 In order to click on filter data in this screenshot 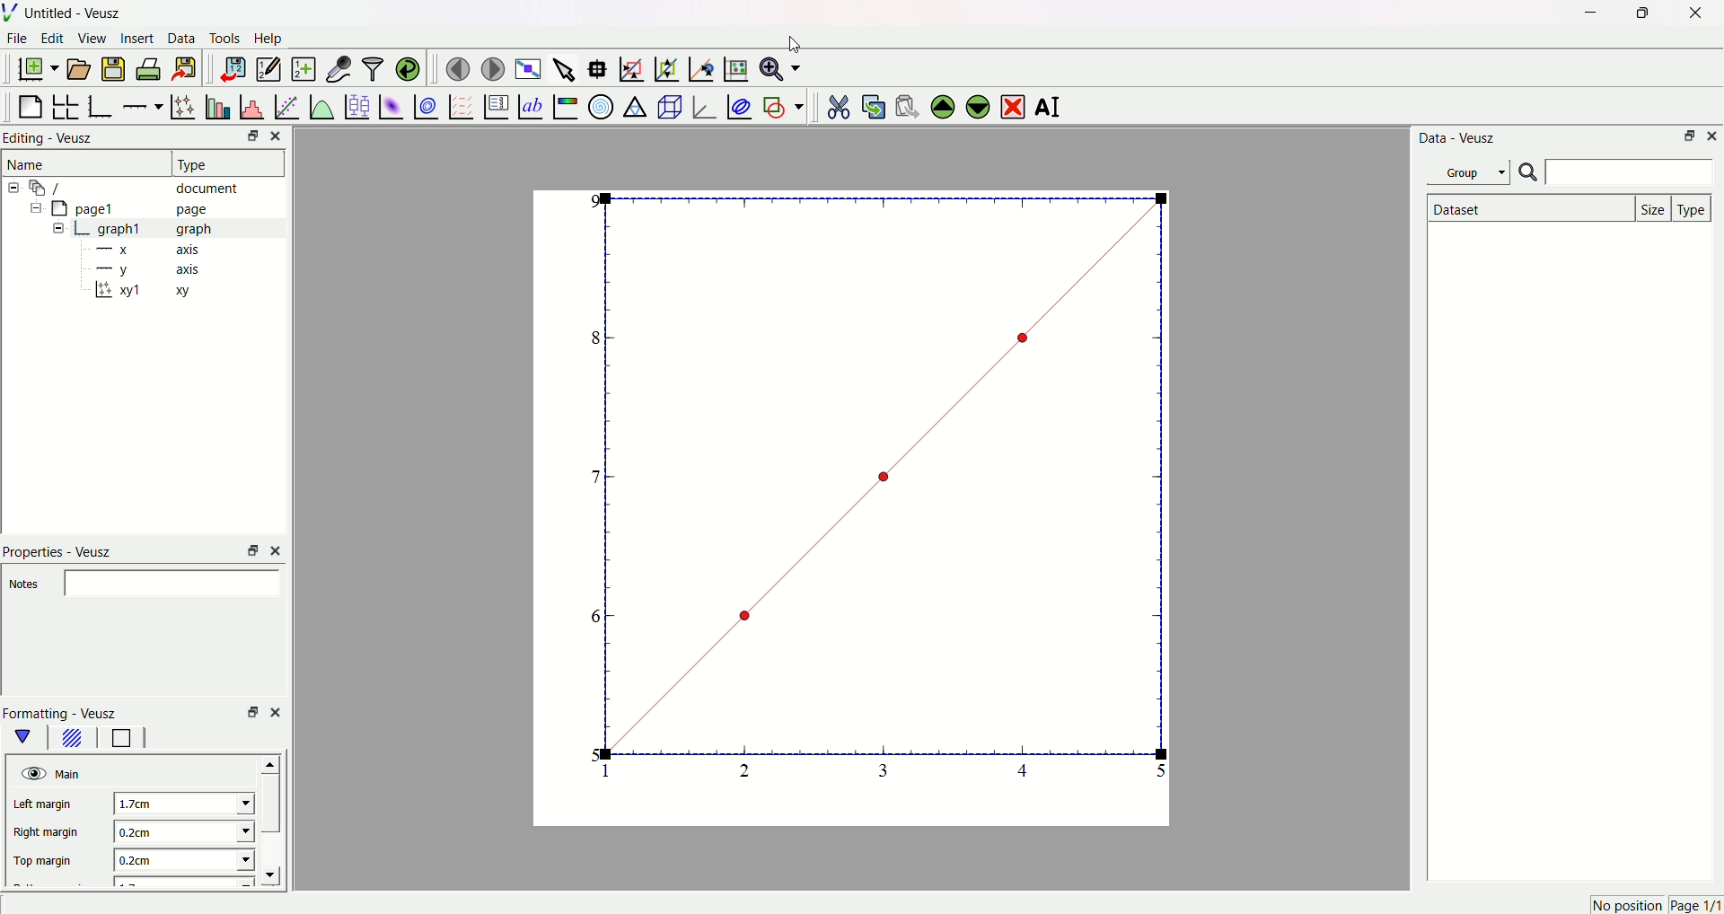, I will do `click(372, 66)`.